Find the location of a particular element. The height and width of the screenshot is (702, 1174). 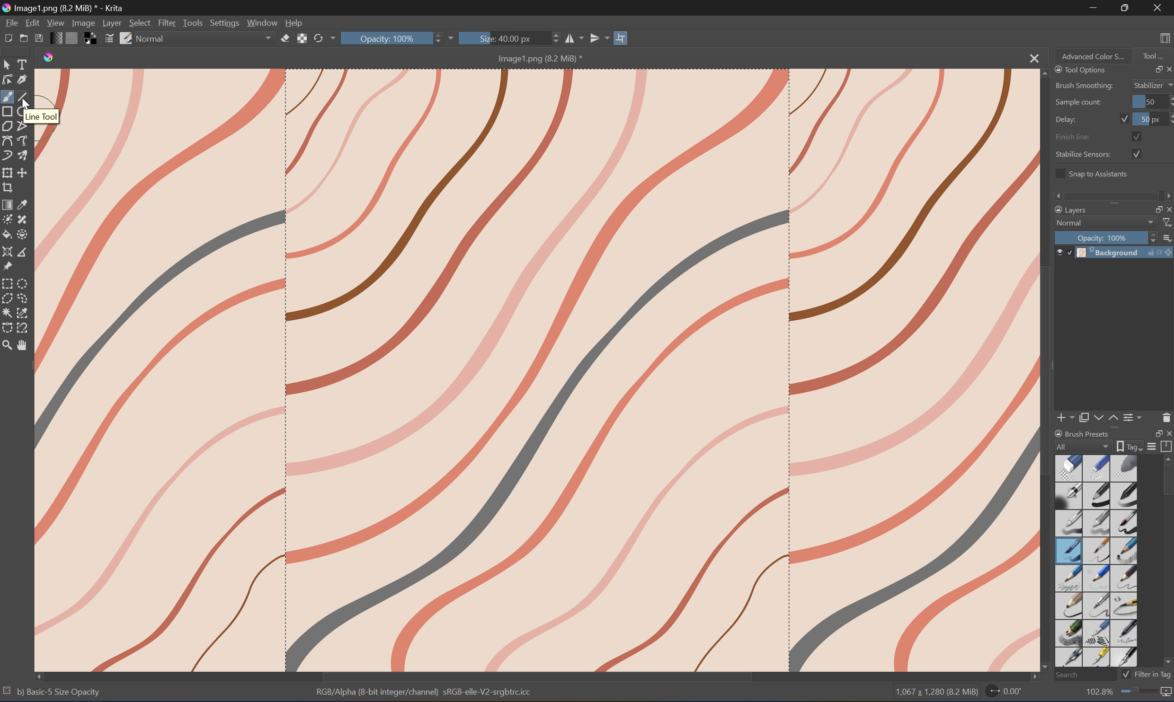

Show the tag box options is located at coordinates (1127, 447).